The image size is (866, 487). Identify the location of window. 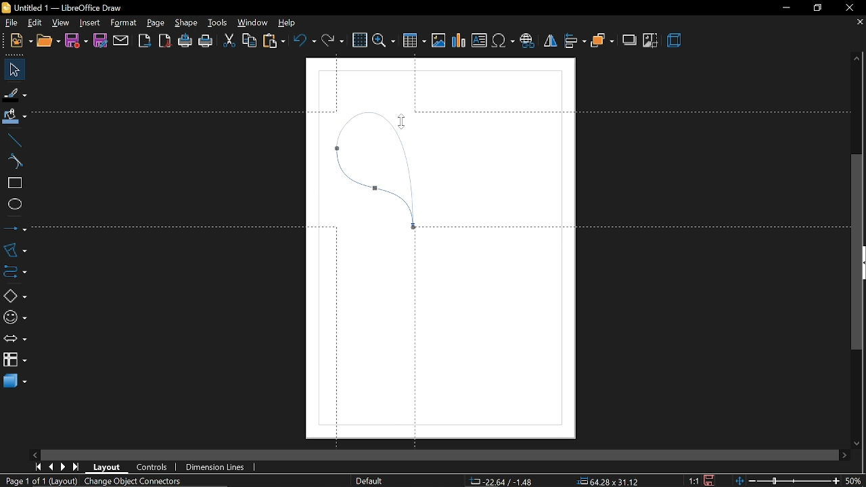
(251, 23).